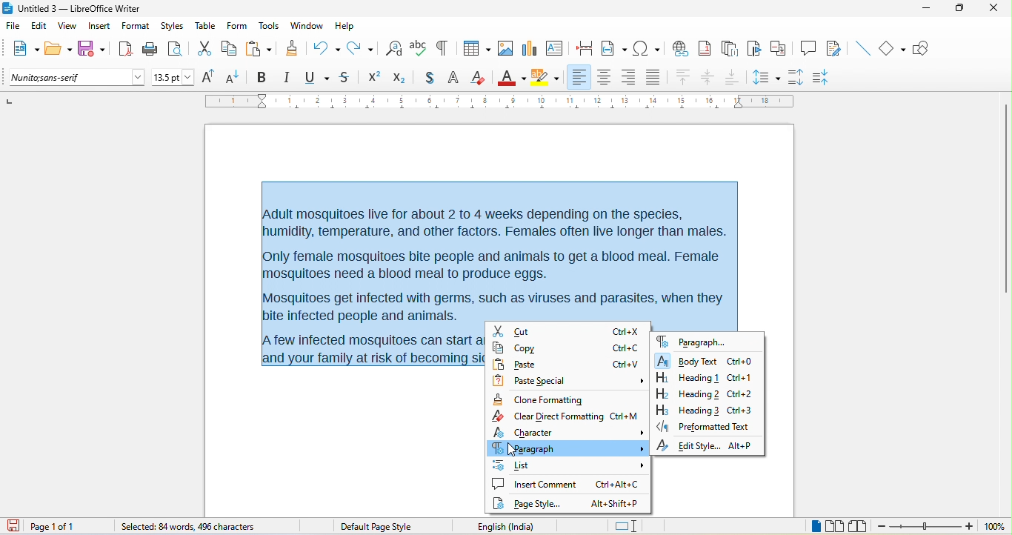  Describe the element at coordinates (500, 101) in the screenshot. I see `ruler` at that location.